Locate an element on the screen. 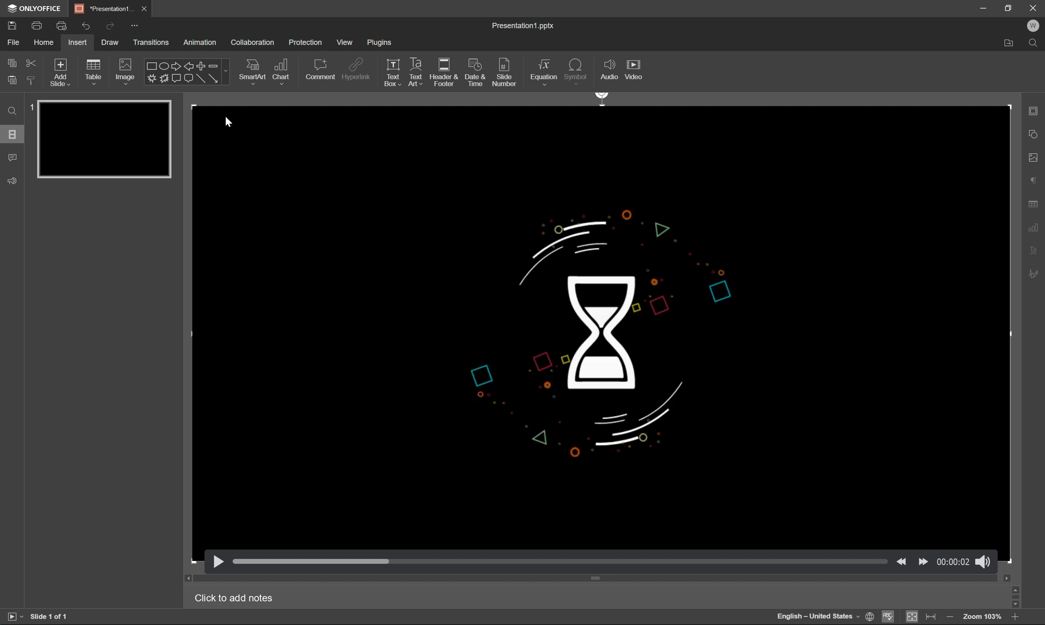 The width and height of the screenshot is (1045, 625). slide settings is located at coordinates (1035, 110).